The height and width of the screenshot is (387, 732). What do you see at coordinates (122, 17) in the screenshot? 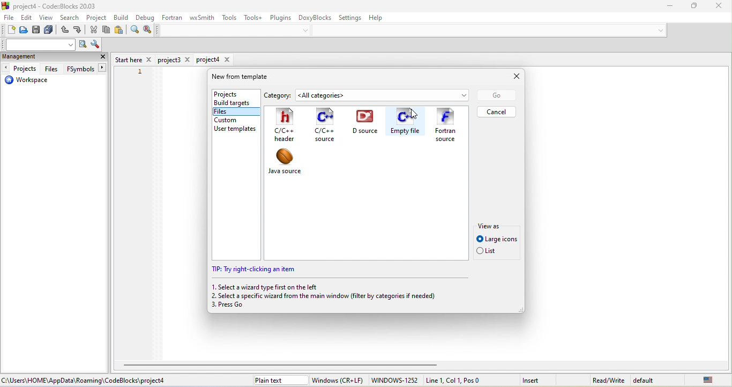
I see `build` at bounding box center [122, 17].